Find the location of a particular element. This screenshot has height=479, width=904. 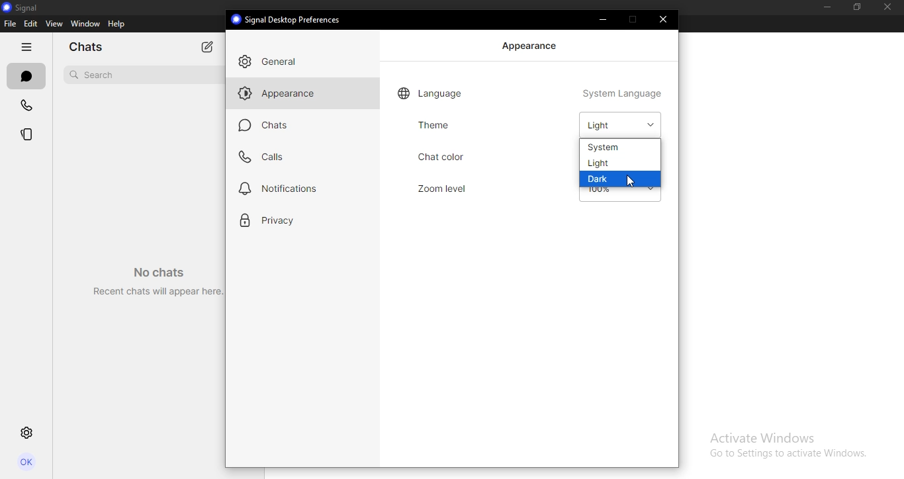

privacy is located at coordinates (281, 220).